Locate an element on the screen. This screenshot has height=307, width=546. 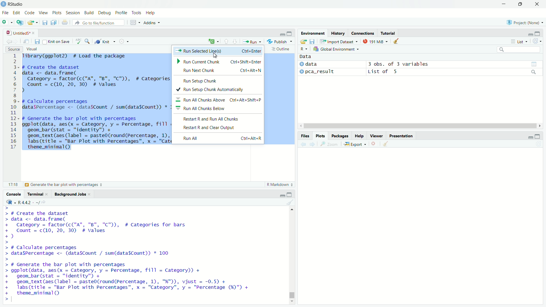
packages is located at coordinates (340, 136).